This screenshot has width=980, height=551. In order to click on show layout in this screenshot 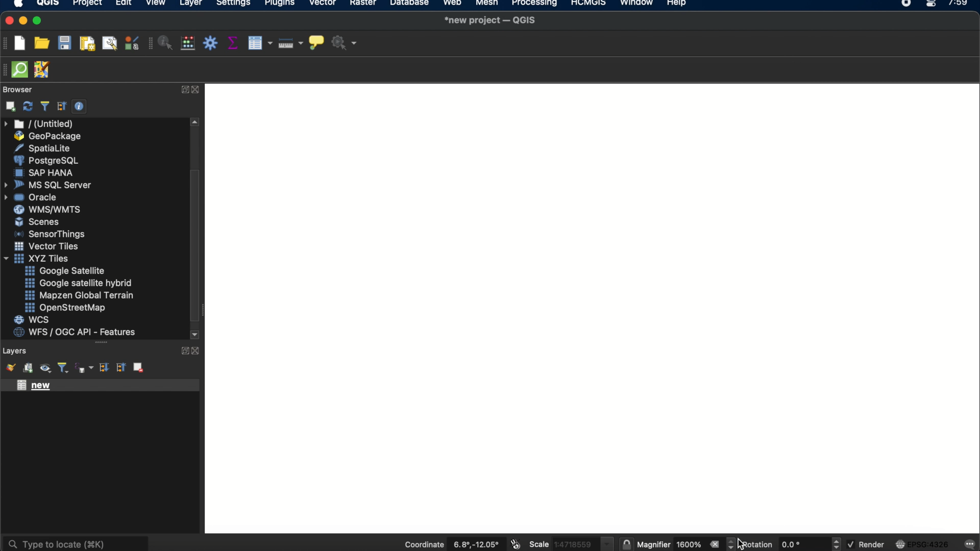, I will do `click(110, 43)`.